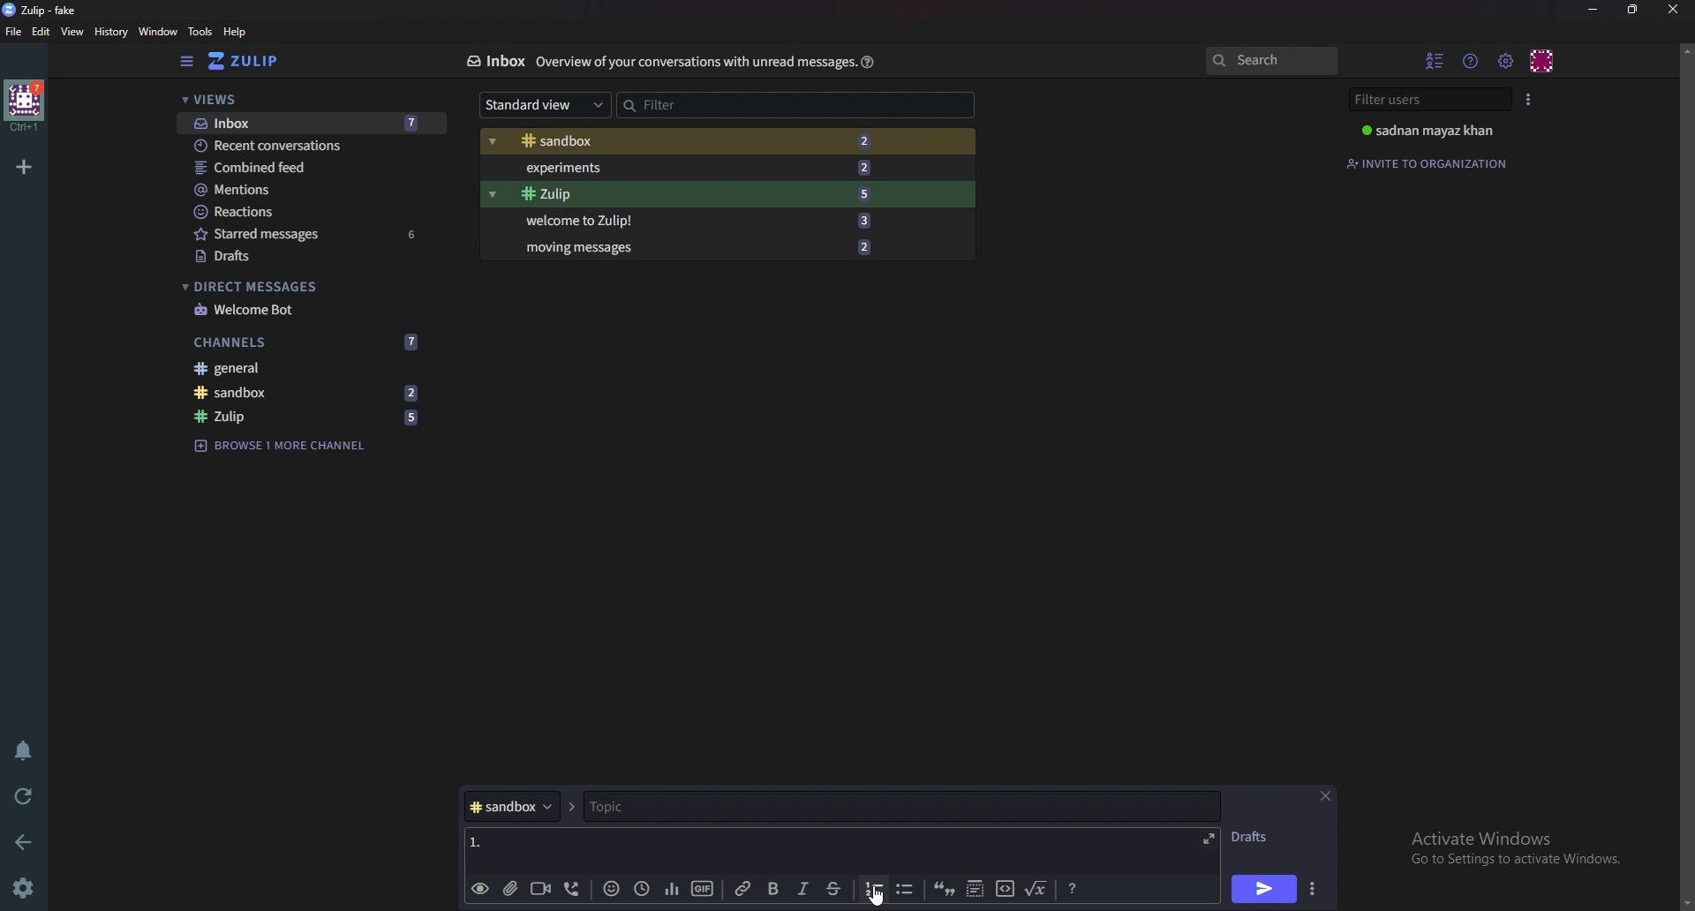  I want to click on Spoiler, so click(973, 891).